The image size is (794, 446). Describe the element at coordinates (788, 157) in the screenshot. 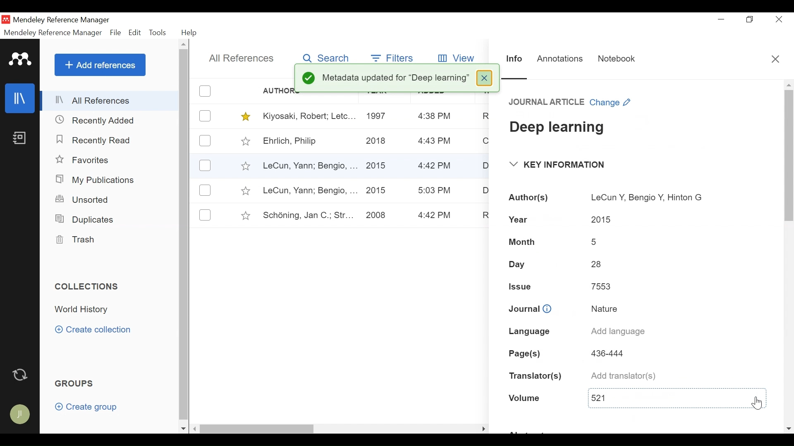

I see `Vertical Scroll bar` at that location.